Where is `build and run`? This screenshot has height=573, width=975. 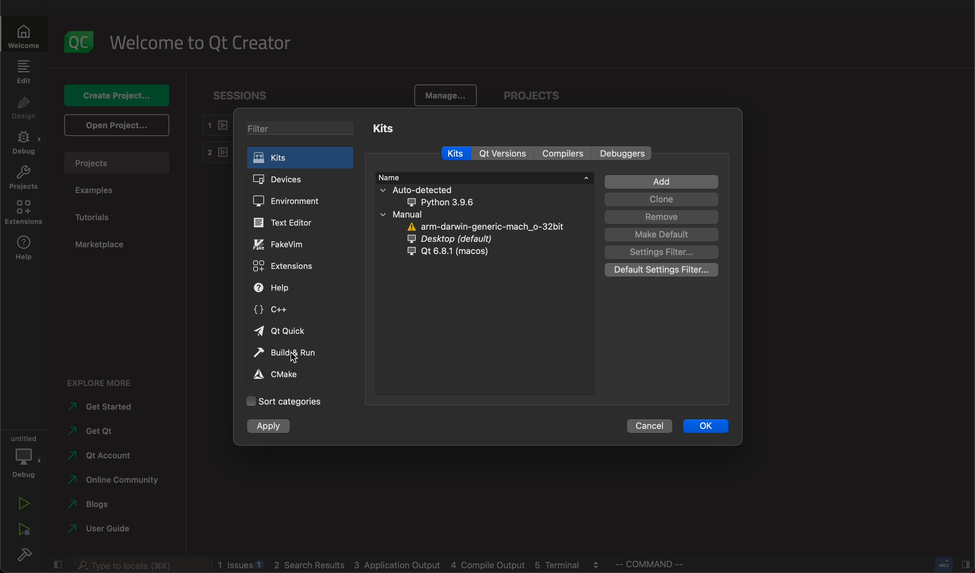 build and run is located at coordinates (288, 351).